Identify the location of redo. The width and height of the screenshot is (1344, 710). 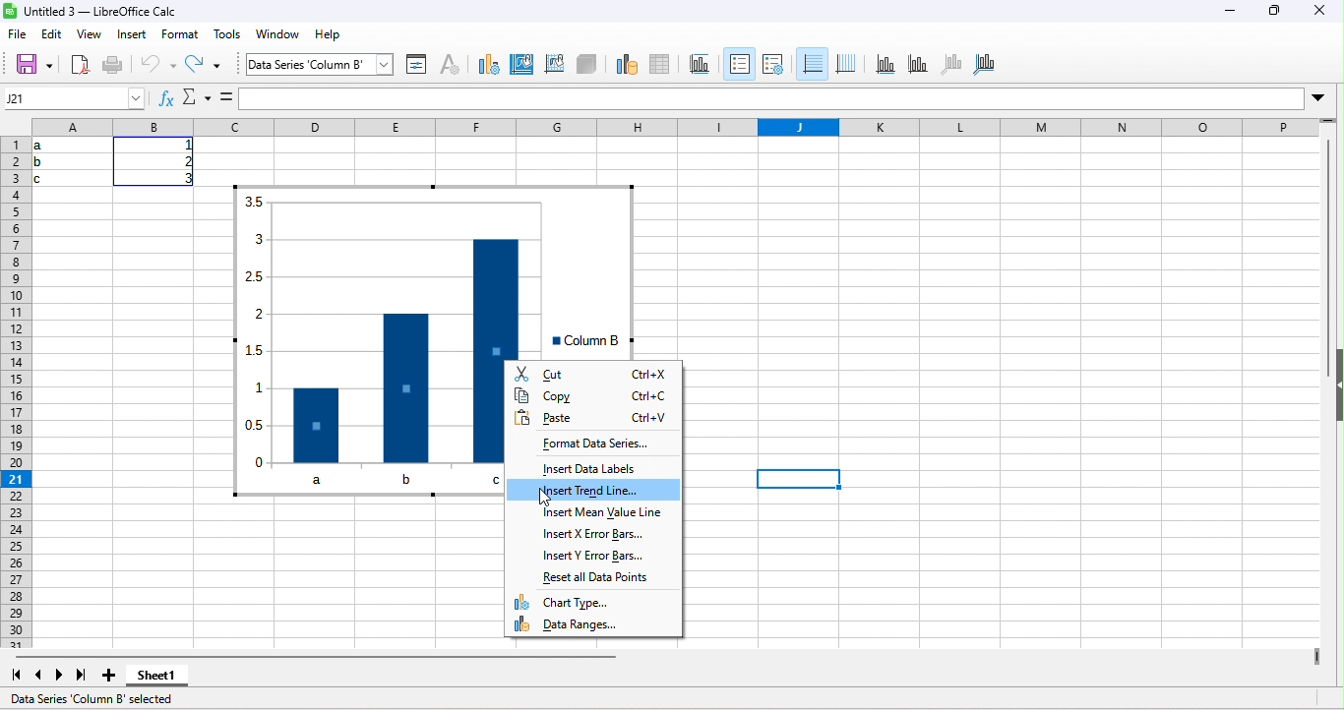
(213, 63).